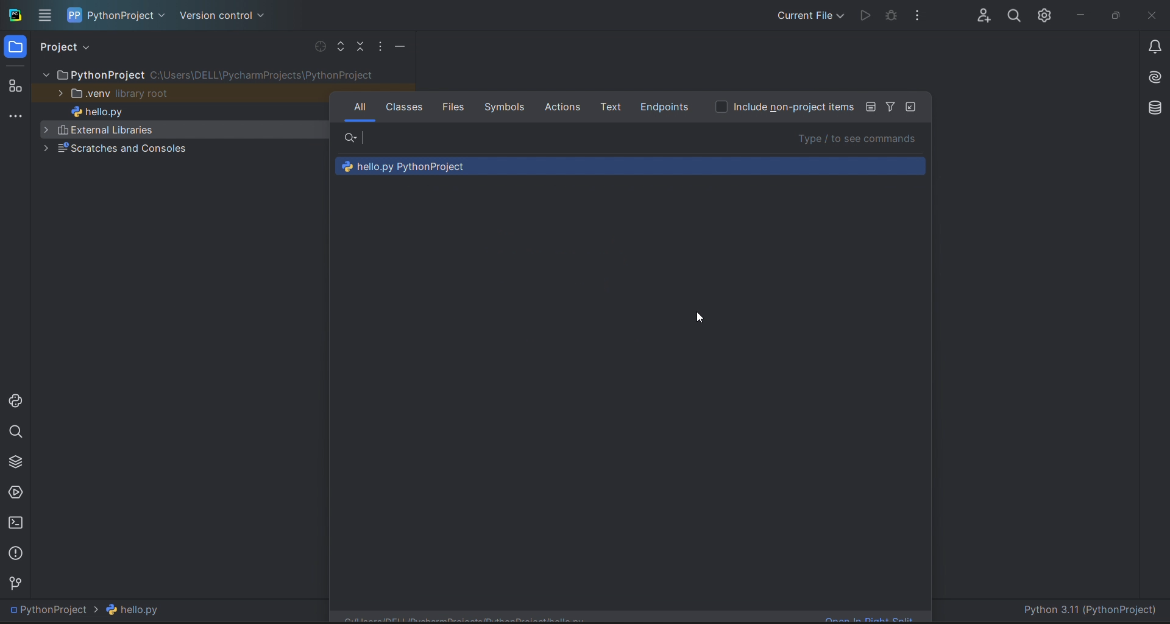 Image resolution: width=1170 pixels, height=624 pixels. What do you see at coordinates (701, 317) in the screenshot?
I see `cursor` at bounding box center [701, 317].